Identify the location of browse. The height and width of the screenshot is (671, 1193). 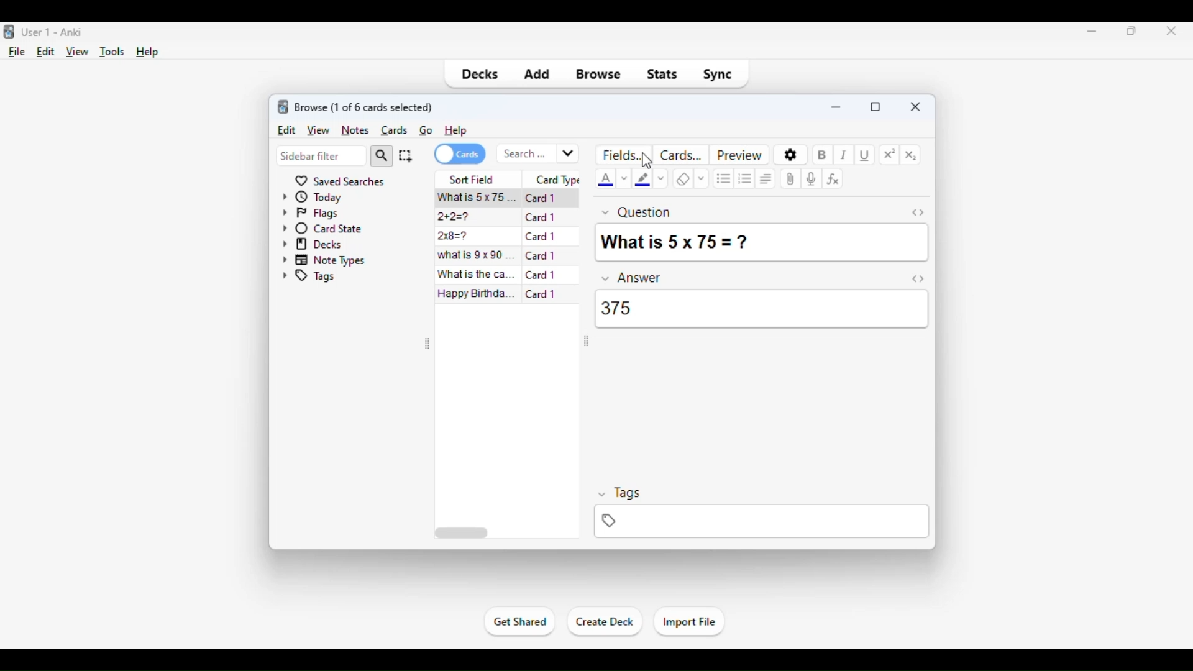
(599, 75).